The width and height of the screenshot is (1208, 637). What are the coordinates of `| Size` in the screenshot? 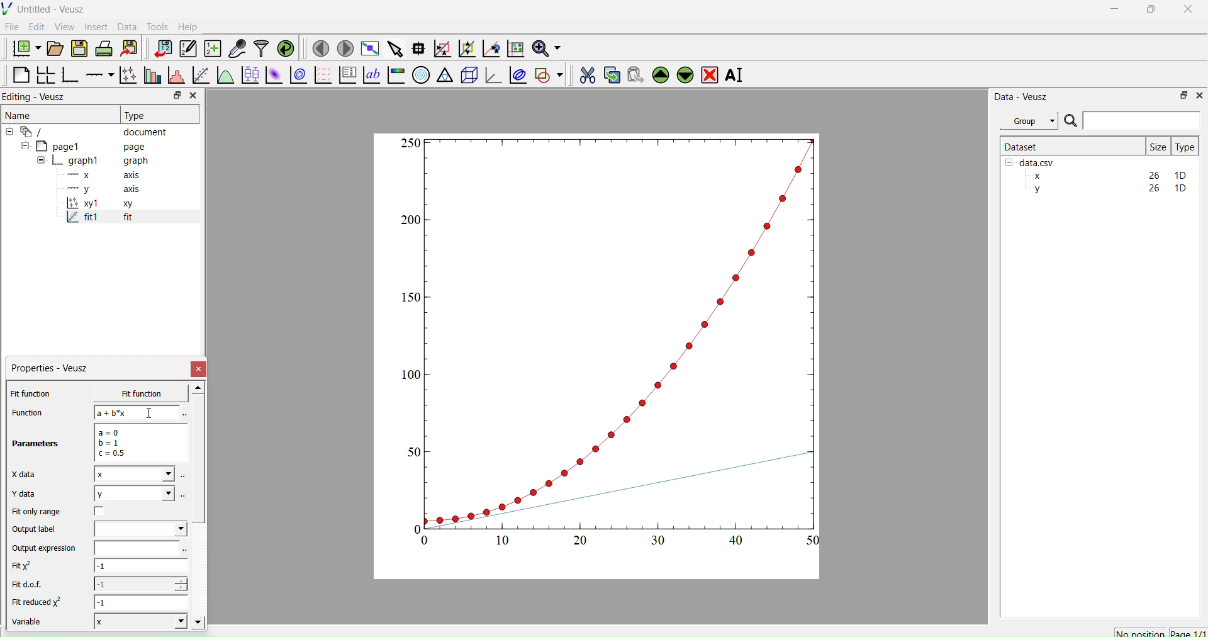 It's located at (1158, 145).